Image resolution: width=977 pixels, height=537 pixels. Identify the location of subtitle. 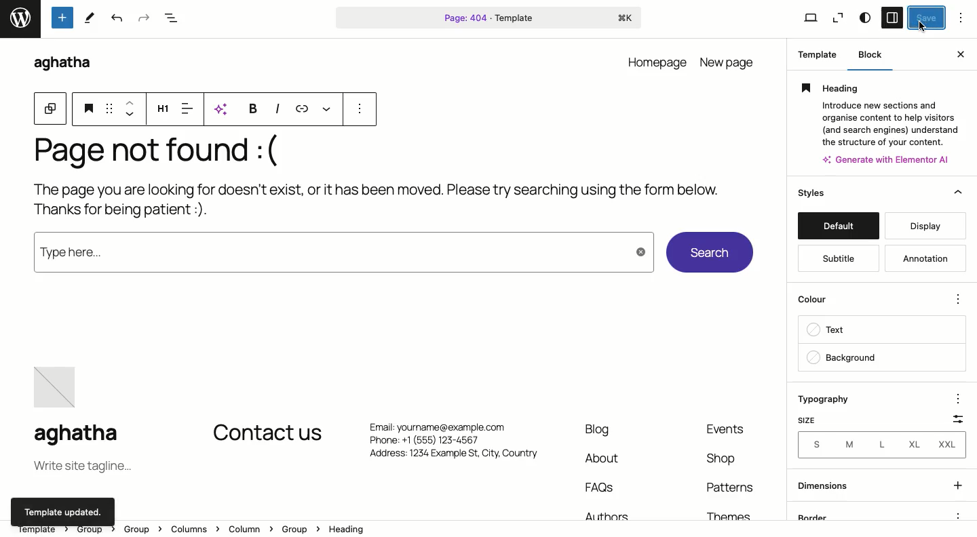
(831, 256).